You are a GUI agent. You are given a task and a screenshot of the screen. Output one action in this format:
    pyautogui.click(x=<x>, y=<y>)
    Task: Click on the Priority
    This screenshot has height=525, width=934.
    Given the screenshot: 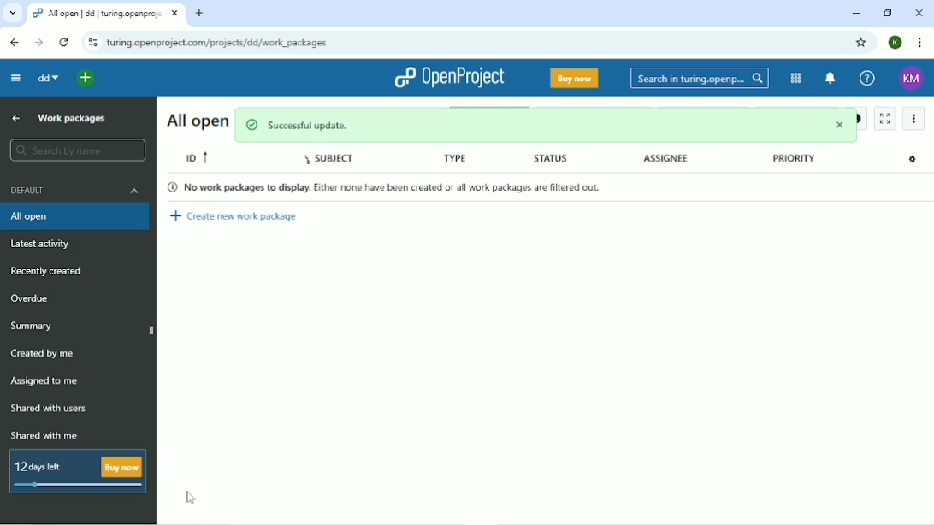 What is the action you would take?
    pyautogui.click(x=789, y=161)
    